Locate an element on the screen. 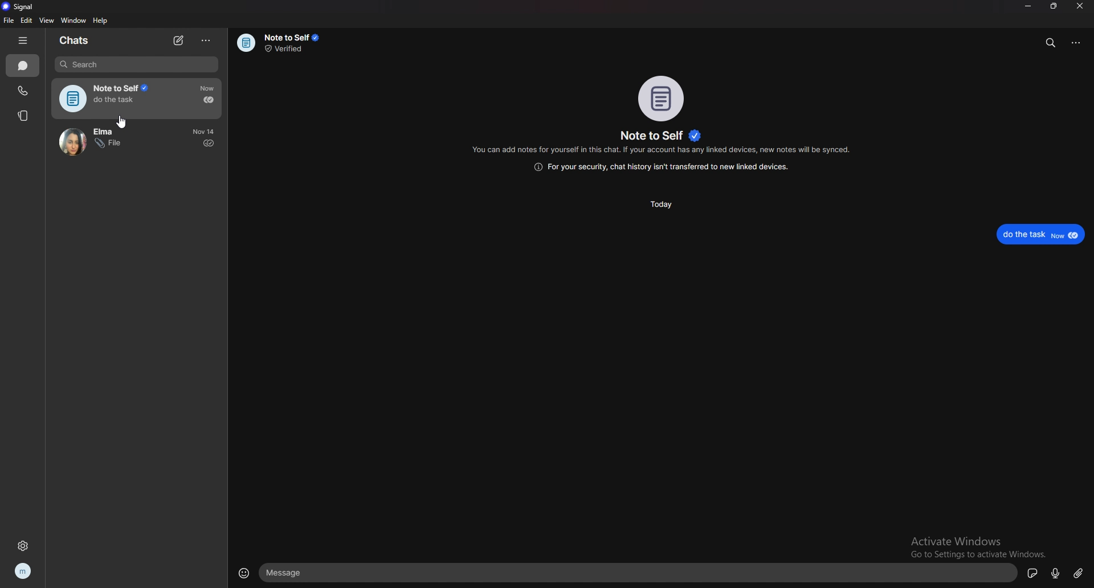 The height and width of the screenshot is (588, 1094). minimize is located at coordinates (1028, 5).